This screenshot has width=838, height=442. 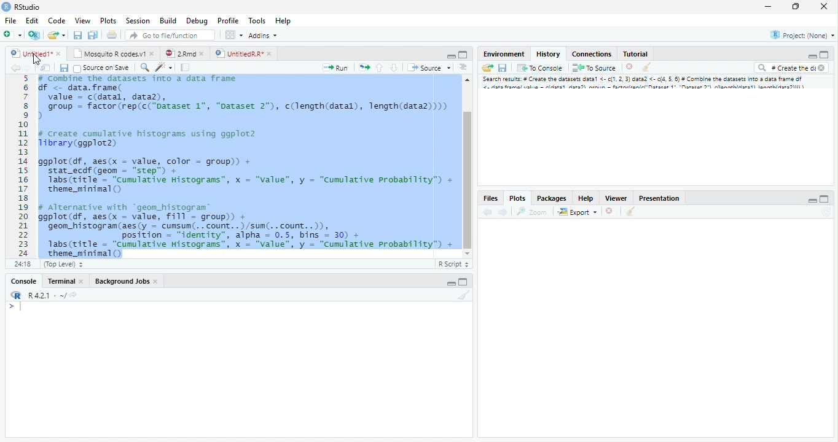 I want to click on Top level, so click(x=65, y=263).